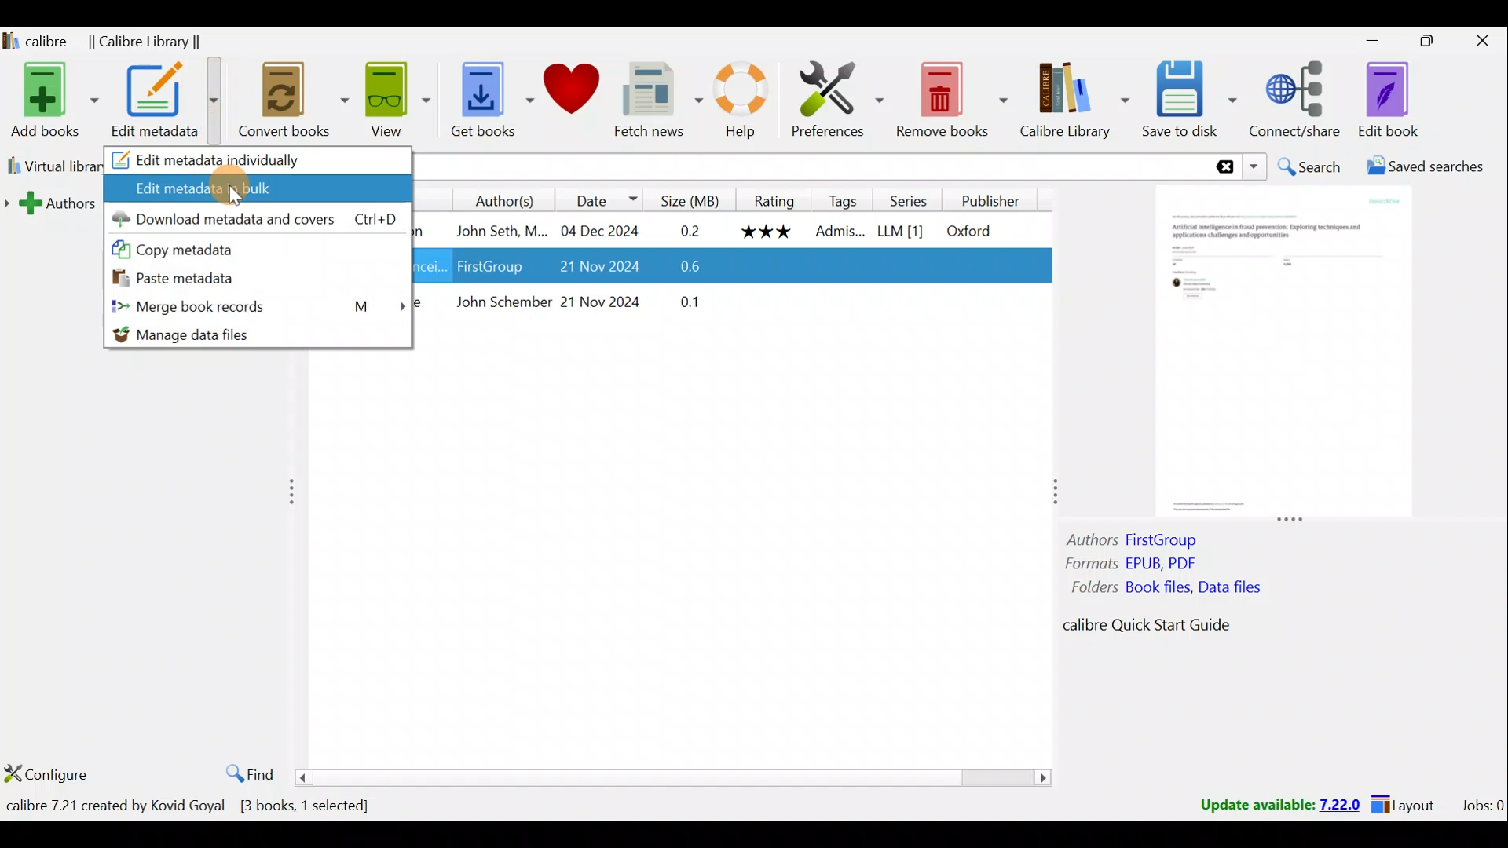  Describe the element at coordinates (188, 278) in the screenshot. I see `Paste metadata` at that location.